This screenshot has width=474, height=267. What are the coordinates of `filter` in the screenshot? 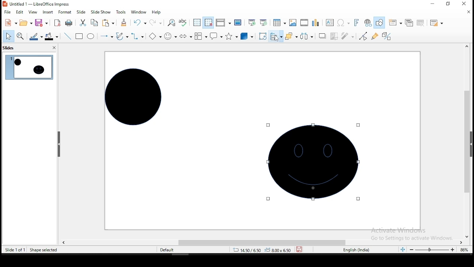 It's located at (347, 36).